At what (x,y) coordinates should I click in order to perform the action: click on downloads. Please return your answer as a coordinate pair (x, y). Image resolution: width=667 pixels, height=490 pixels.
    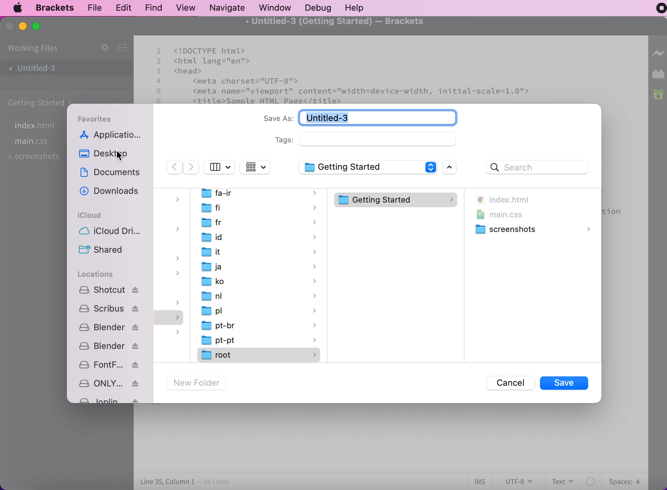
    Looking at the image, I should click on (113, 193).